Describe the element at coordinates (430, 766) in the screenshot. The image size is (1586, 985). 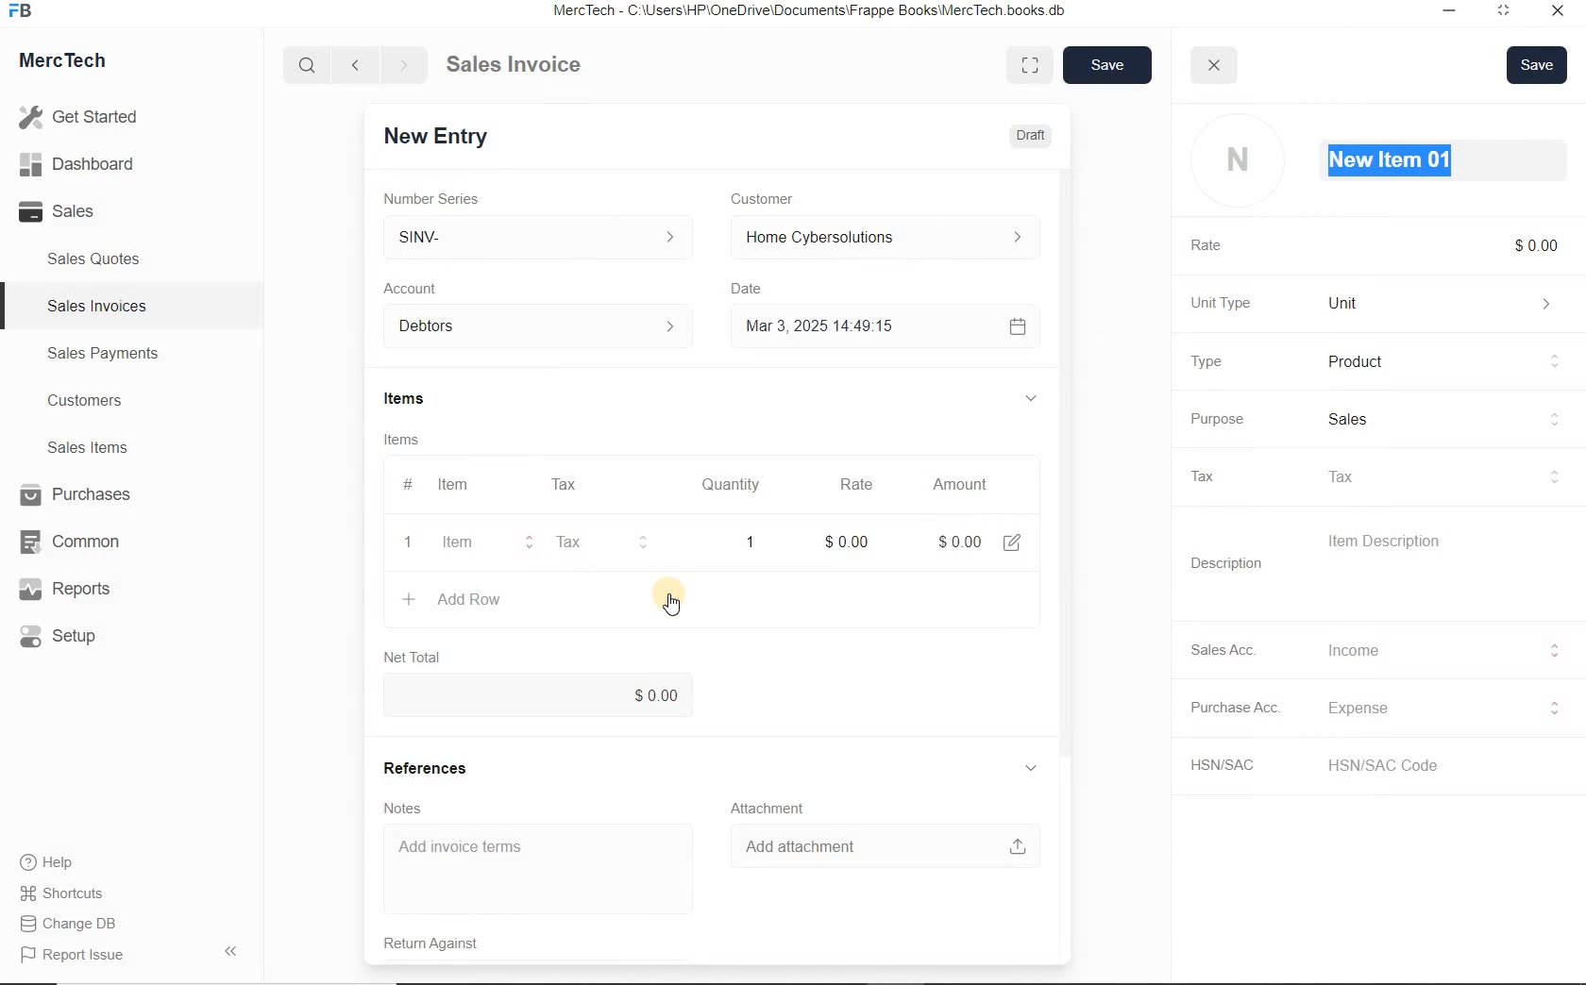
I see `References` at that location.